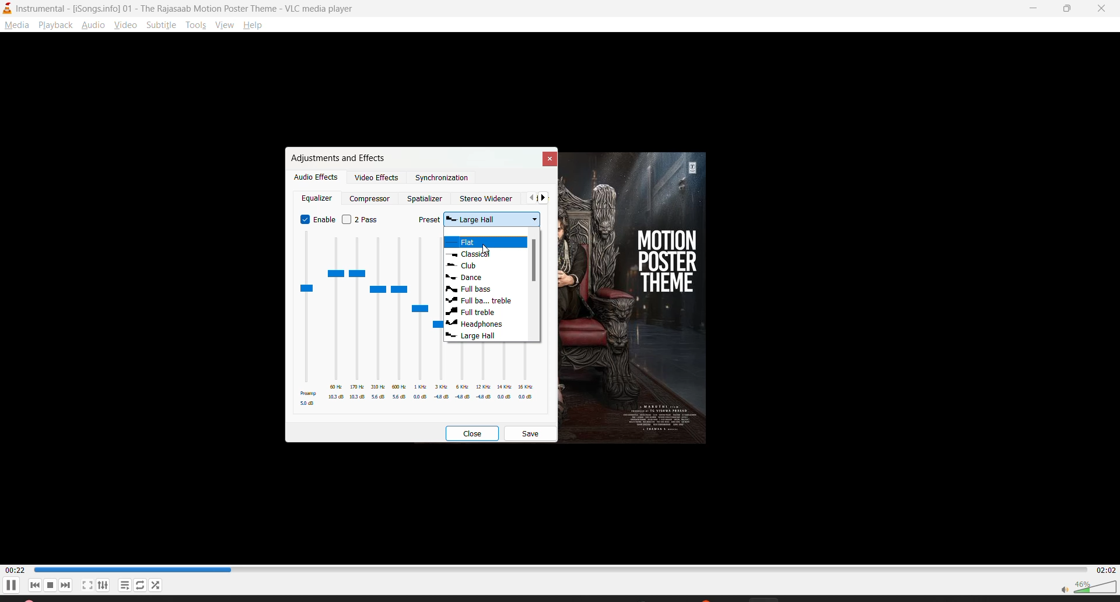 The width and height of the screenshot is (1120, 602). I want to click on enable, so click(317, 218).